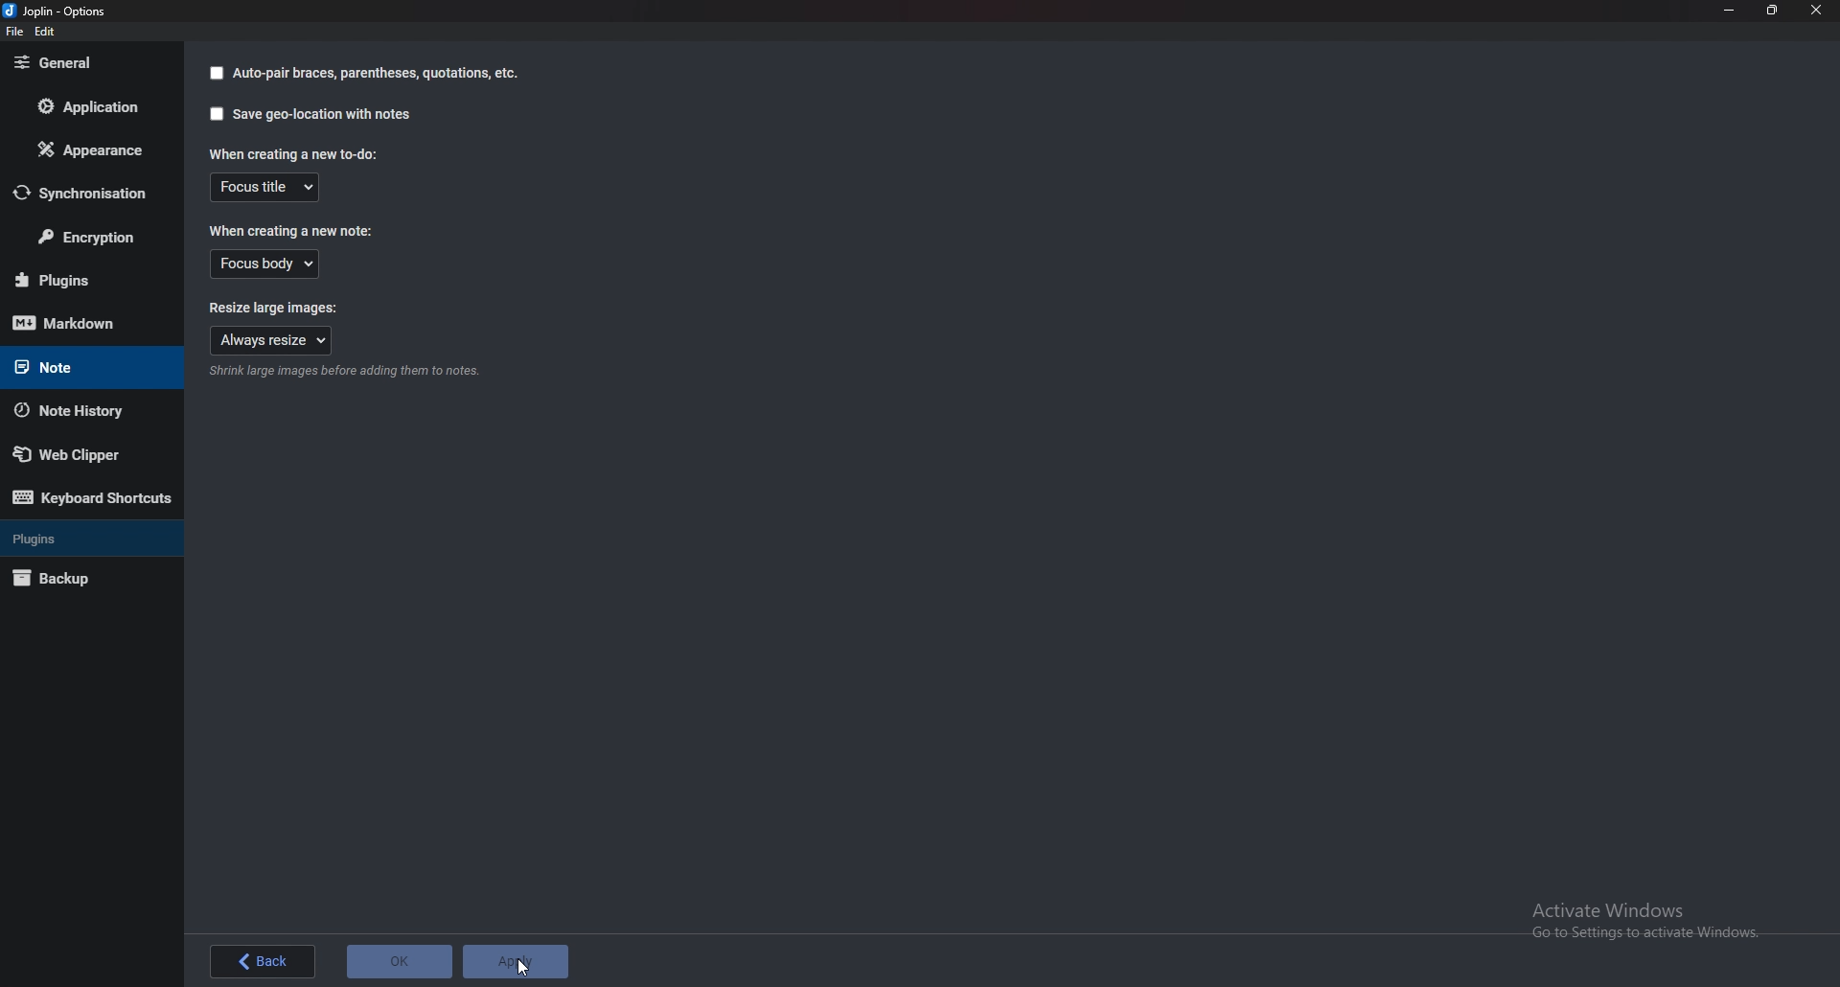 The image size is (1840, 987). Describe the element at coordinates (399, 963) in the screenshot. I see `ok` at that location.